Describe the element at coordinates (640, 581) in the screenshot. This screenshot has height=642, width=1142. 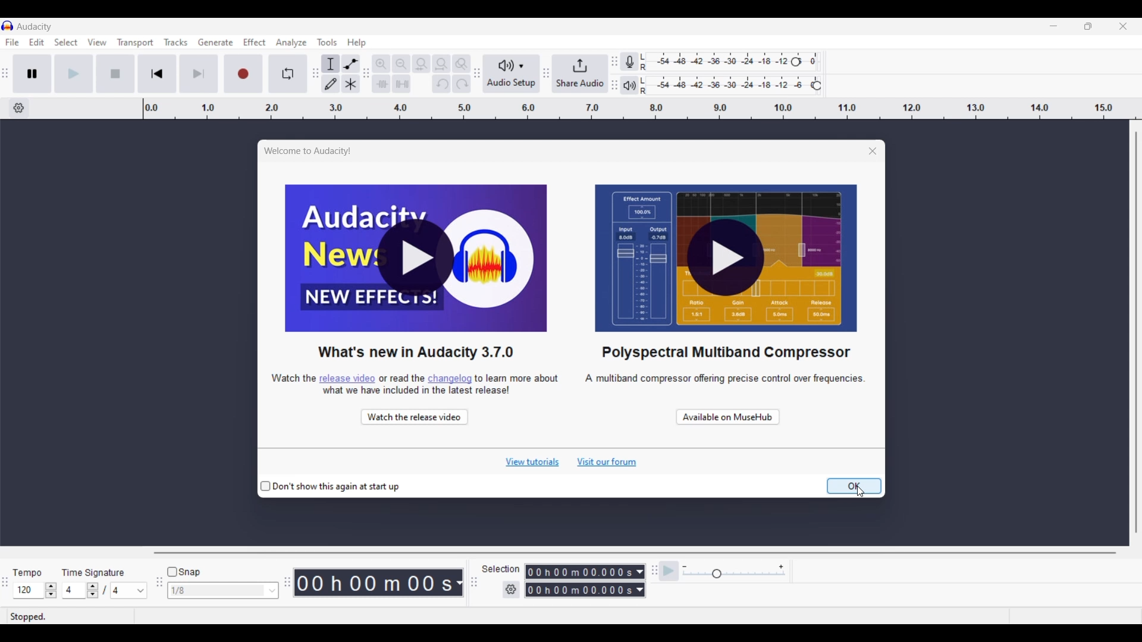
I see `Measurement for selection duration` at that location.